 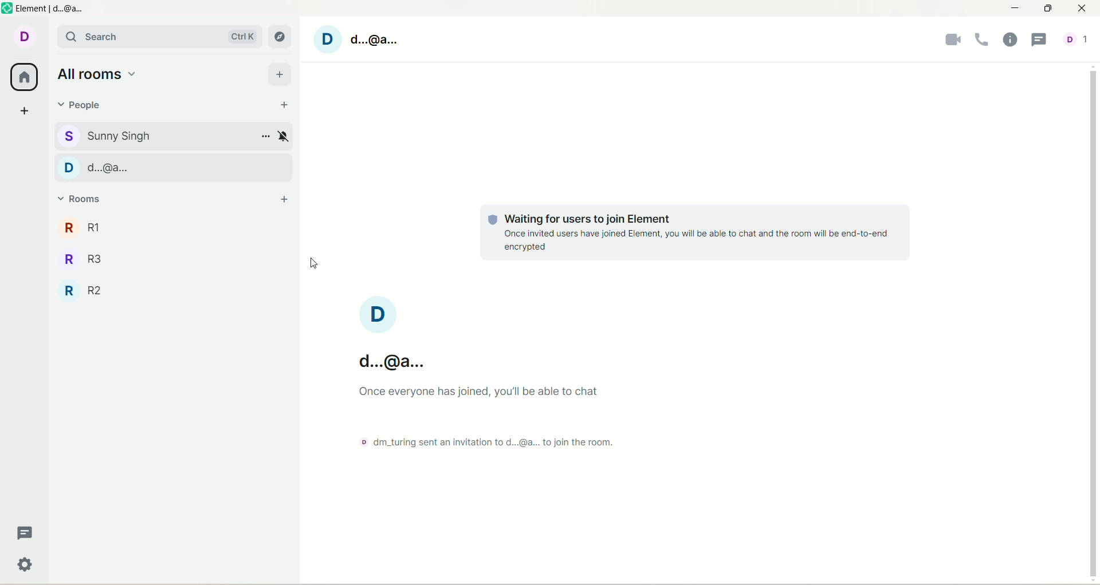 I want to click on add, so click(x=281, y=73).